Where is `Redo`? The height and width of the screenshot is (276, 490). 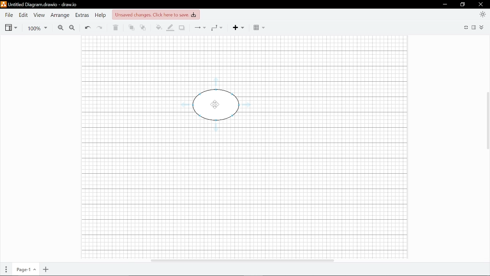 Redo is located at coordinates (100, 28).